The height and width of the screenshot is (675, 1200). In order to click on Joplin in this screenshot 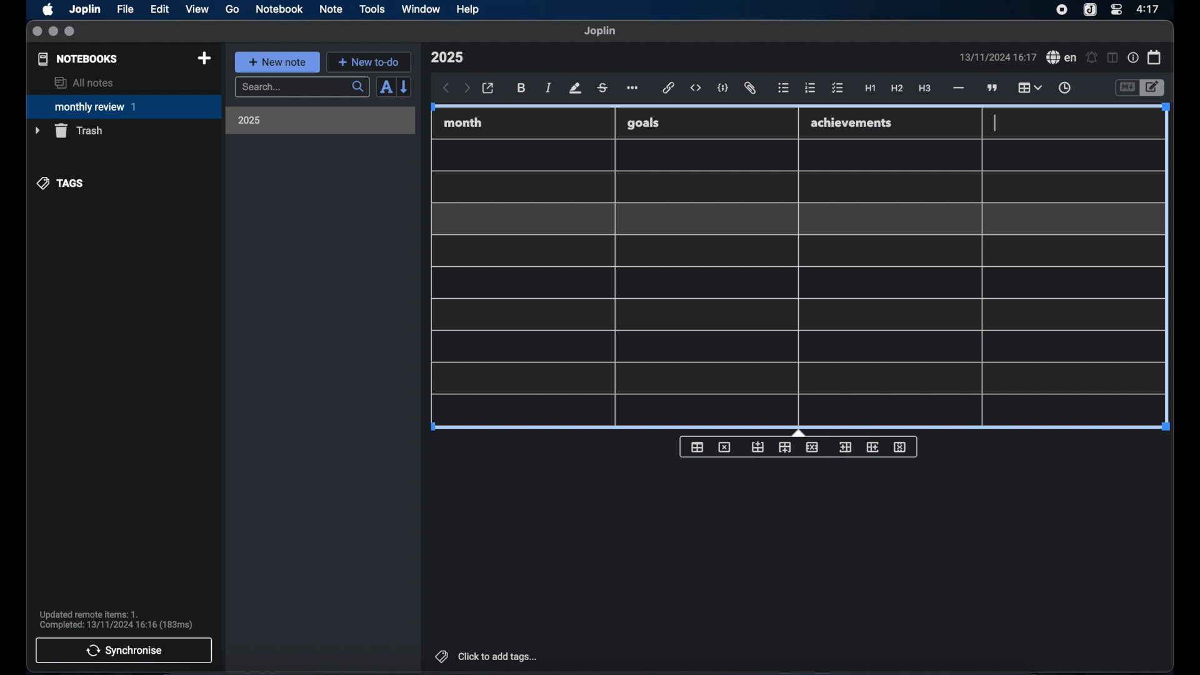, I will do `click(86, 10)`.